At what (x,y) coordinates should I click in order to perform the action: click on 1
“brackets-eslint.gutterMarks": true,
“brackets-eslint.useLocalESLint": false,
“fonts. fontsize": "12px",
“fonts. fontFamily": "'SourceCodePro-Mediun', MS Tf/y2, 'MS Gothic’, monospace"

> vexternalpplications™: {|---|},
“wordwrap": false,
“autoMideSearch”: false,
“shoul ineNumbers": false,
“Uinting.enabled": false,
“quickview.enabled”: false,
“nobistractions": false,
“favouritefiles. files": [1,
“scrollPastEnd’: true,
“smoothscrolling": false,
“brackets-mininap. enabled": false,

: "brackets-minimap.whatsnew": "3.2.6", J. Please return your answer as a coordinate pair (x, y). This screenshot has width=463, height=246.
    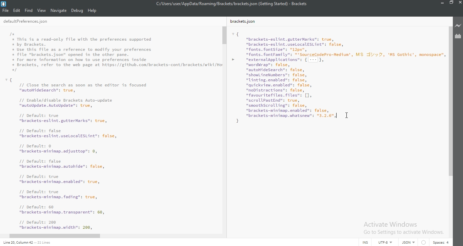
    Looking at the image, I should click on (337, 80).